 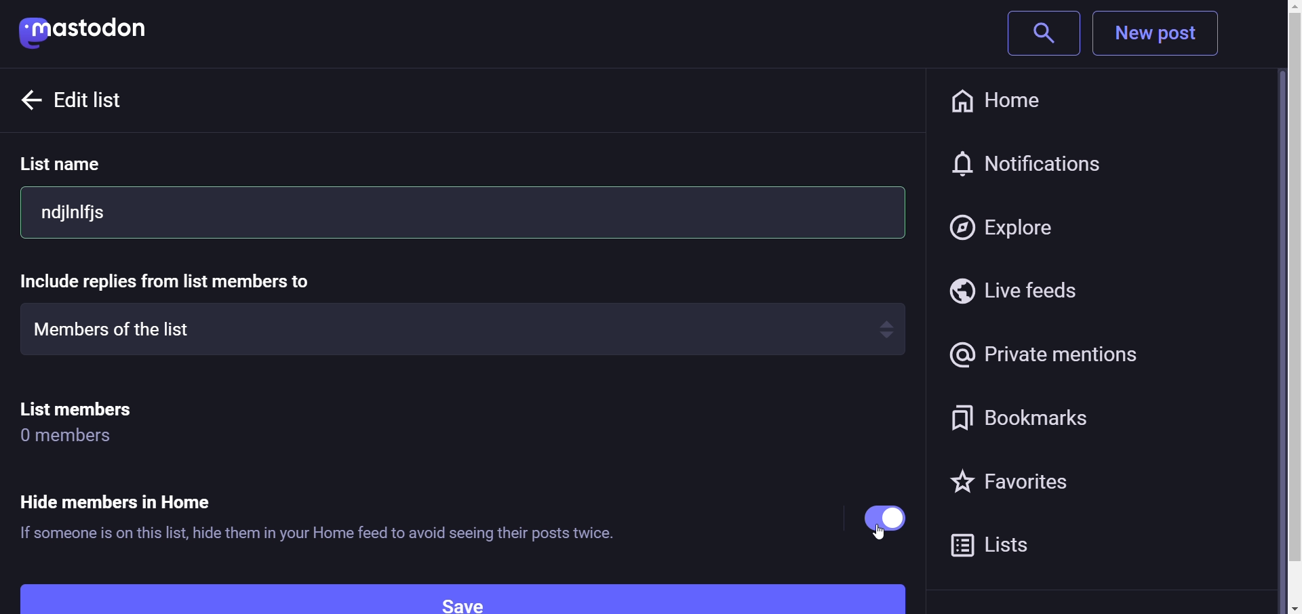 What do you see at coordinates (1282, 309) in the screenshot?
I see `Vertical Scroll Bar` at bounding box center [1282, 309].